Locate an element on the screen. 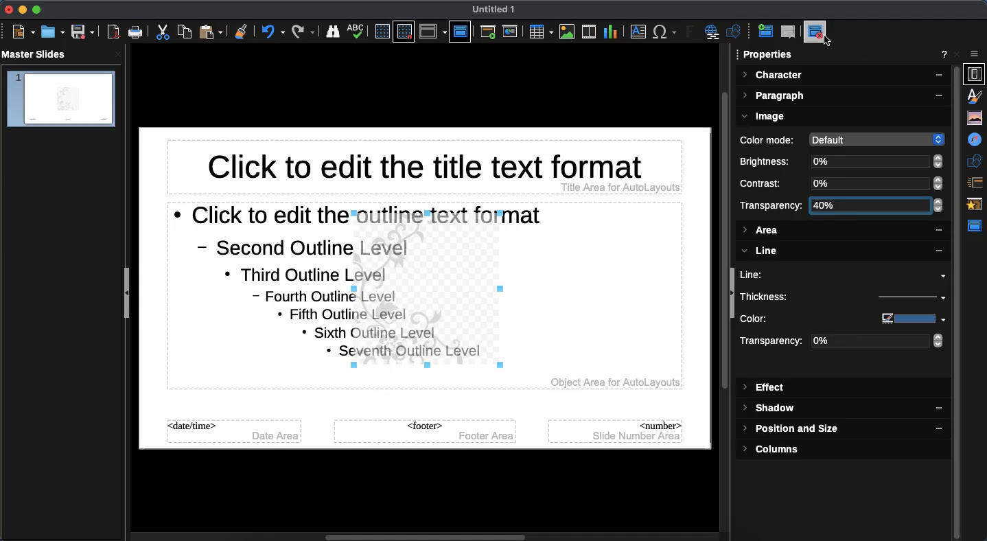 This screenshot has width=987, height=541. color input is located at coordinates (906, 319).